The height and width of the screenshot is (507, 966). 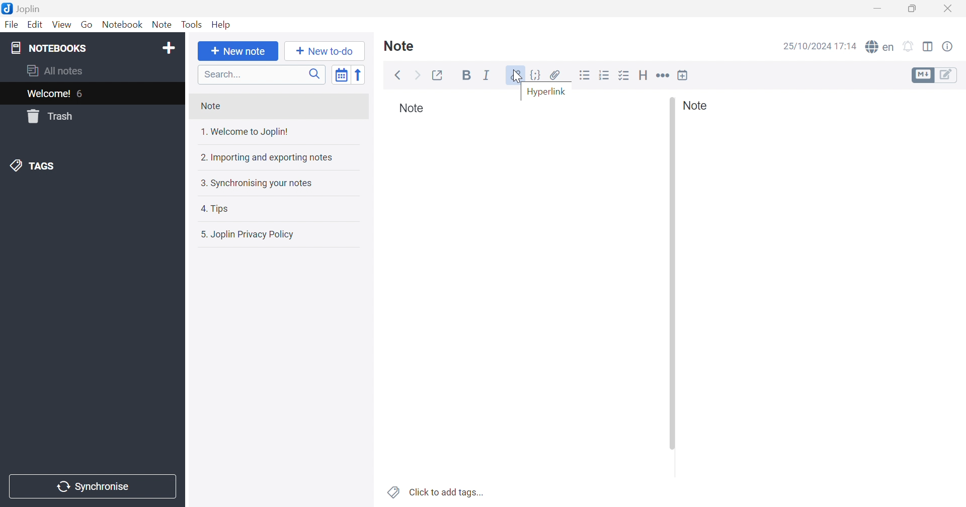 I want to click on Back, so click(x=399, y=75).